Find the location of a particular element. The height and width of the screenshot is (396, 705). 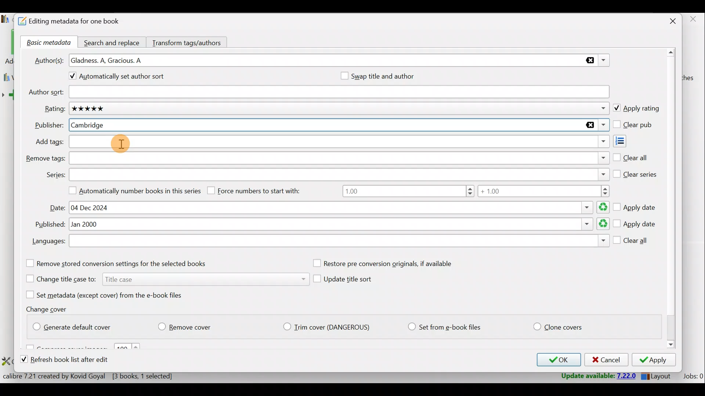

Remove tags: is located at coordinates (45, 159).